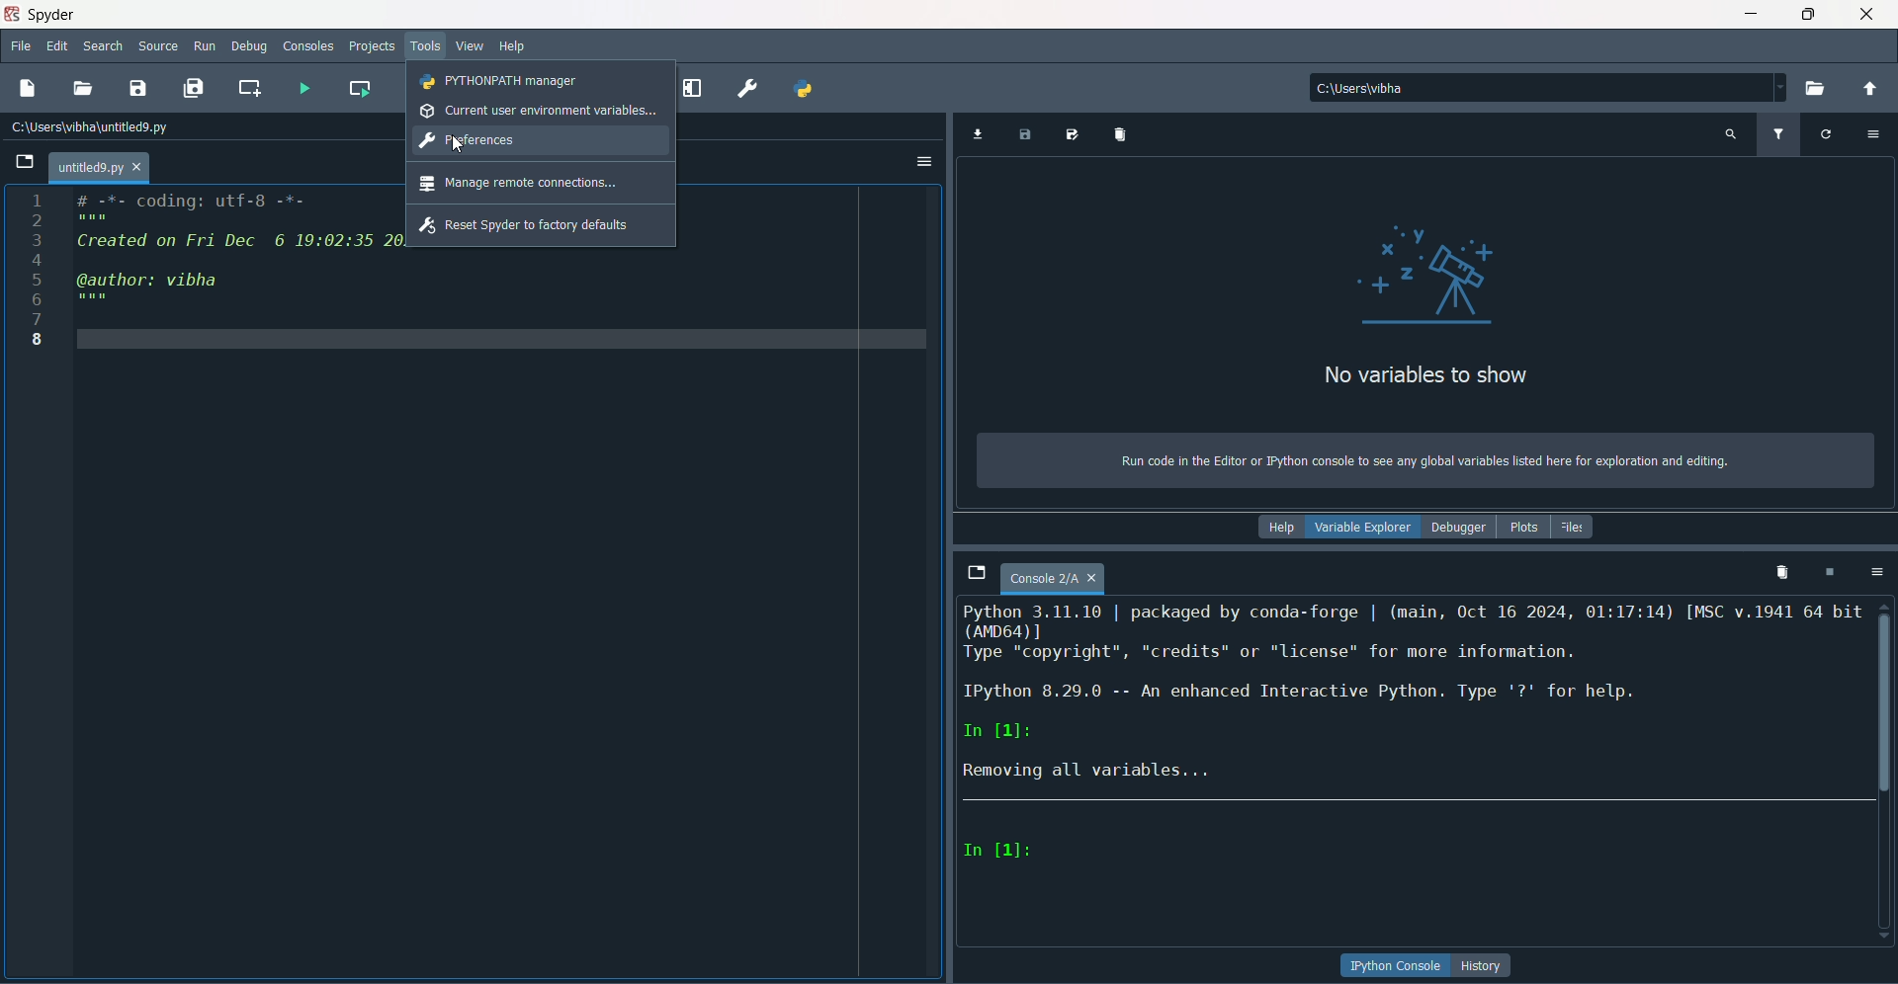 The height and width of the screenshot is (984, 1898). I want to click on Open file, so click(25, 162).